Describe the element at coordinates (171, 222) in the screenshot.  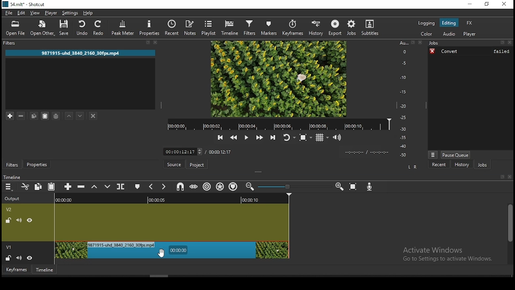
I see `video track` at that location.